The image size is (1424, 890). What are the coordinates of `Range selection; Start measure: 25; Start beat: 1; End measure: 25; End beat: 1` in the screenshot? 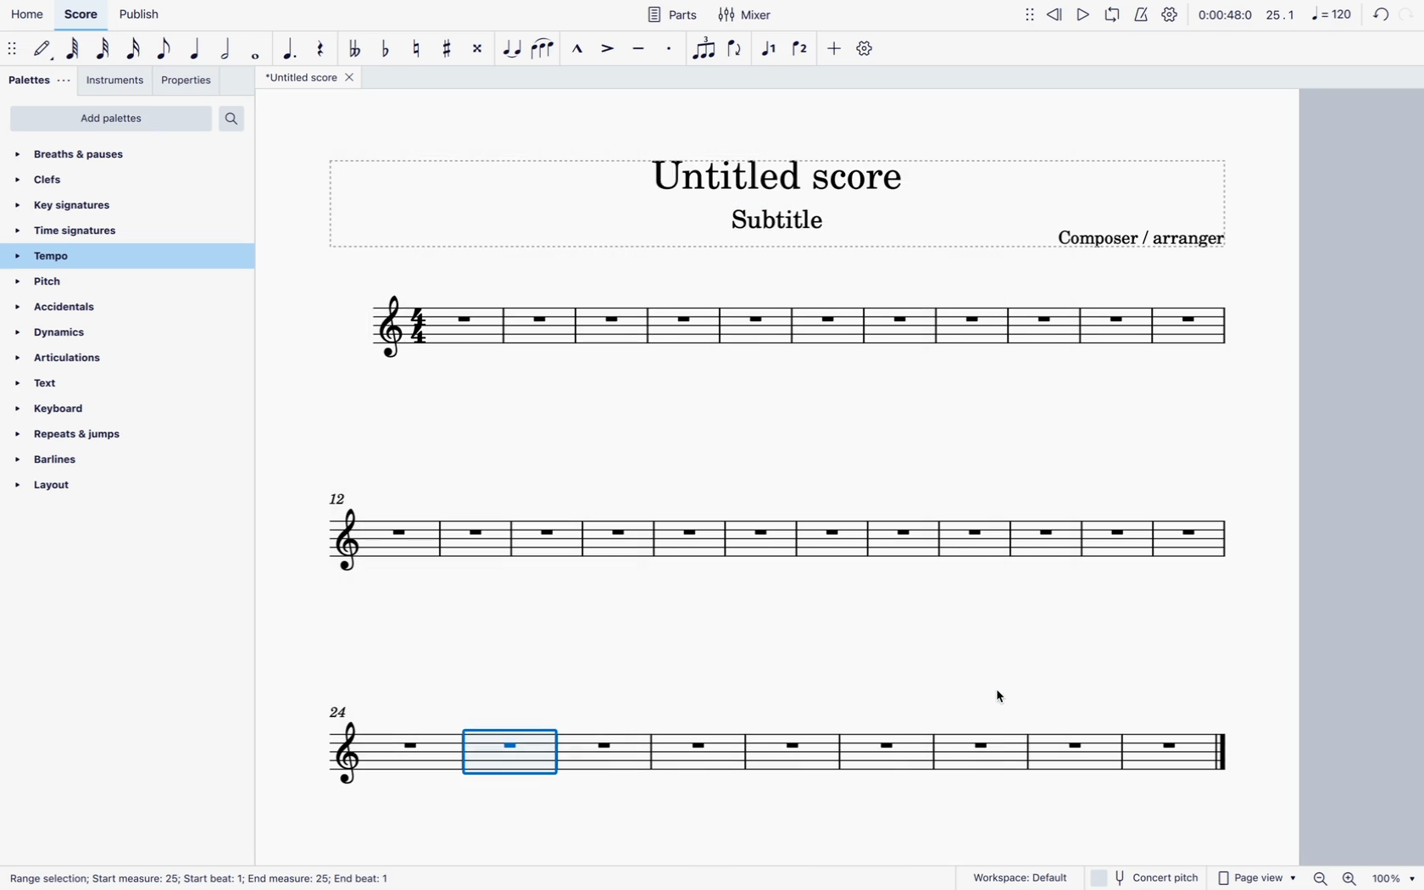 It's located at (198, 877).